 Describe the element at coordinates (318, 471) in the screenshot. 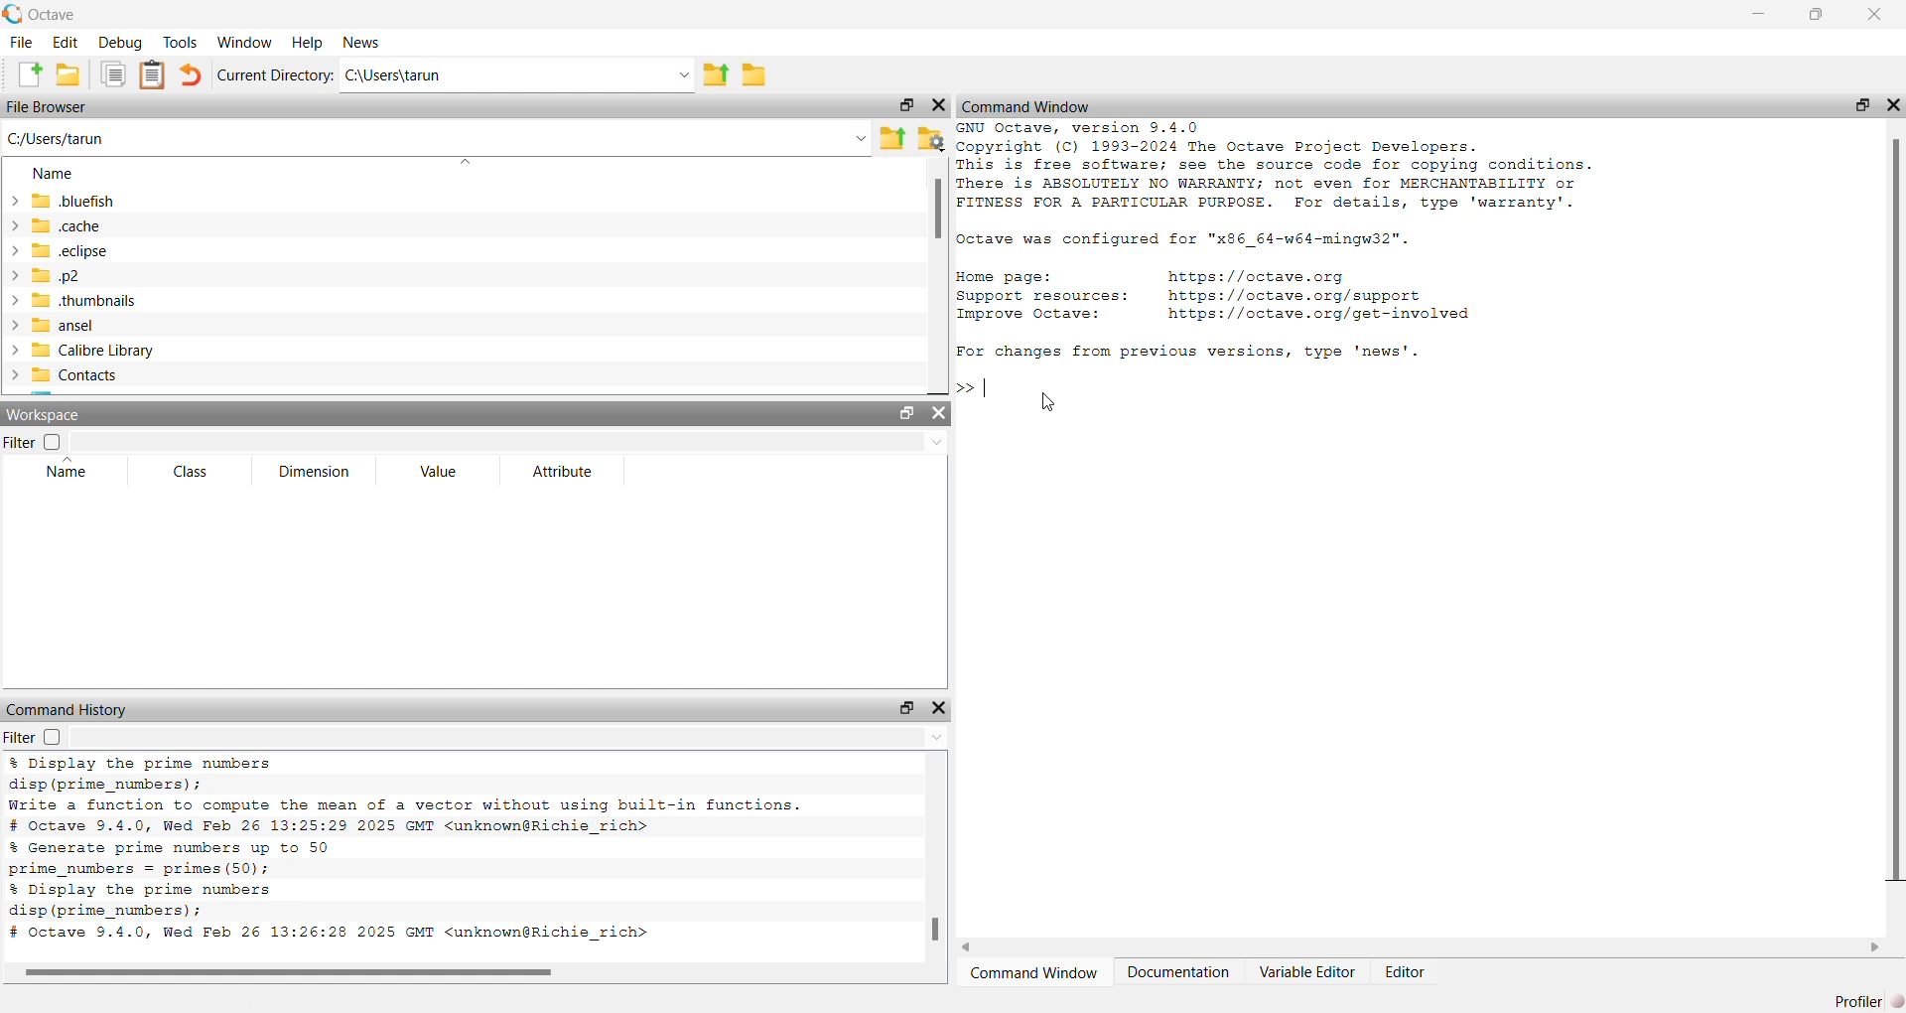

I see `Dimension` at that location.